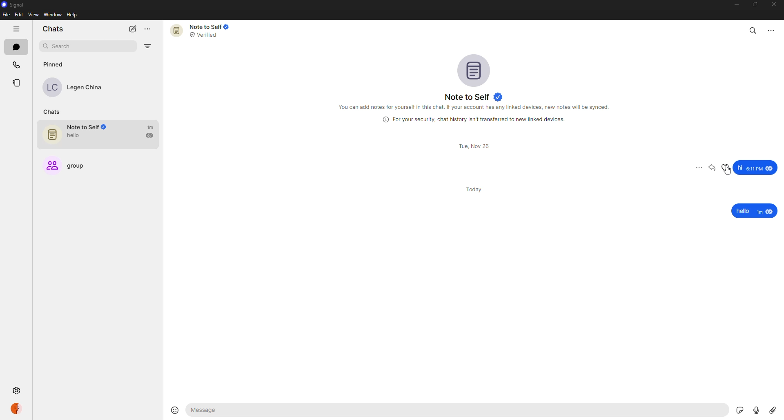 The image size is (784, 420). Describe the element at coordinates (16, 46) in the screenshot. I see `chats` at that location.